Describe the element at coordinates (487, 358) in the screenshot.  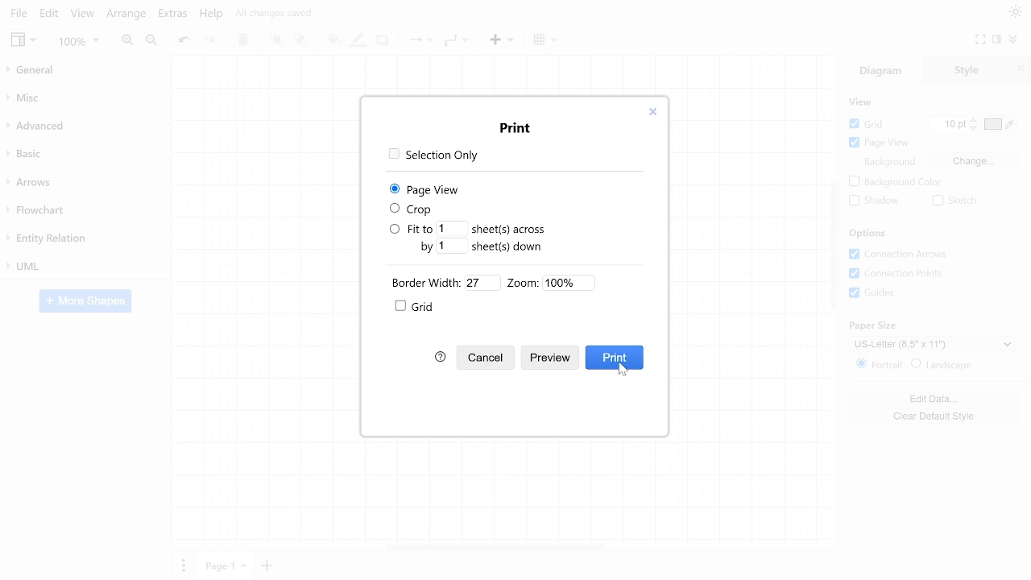
I see `Cancel` at that location.